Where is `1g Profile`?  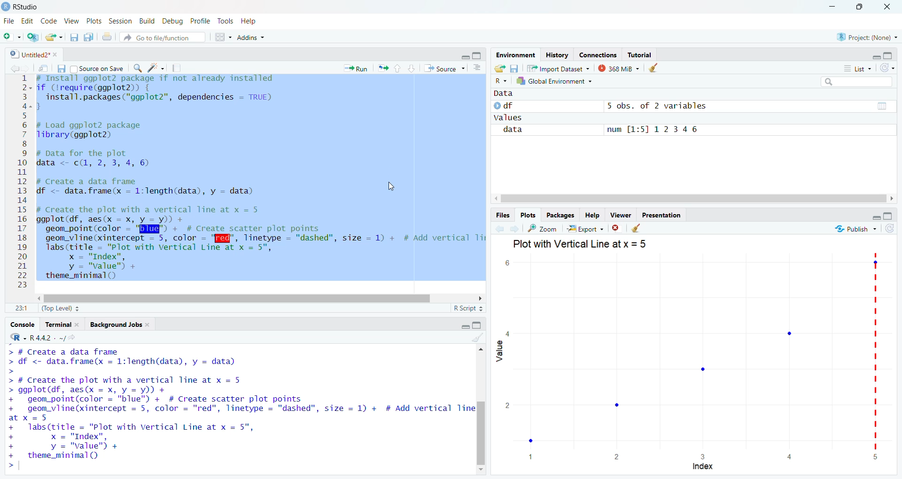
1g Profile is located at coordinates (200, 22).